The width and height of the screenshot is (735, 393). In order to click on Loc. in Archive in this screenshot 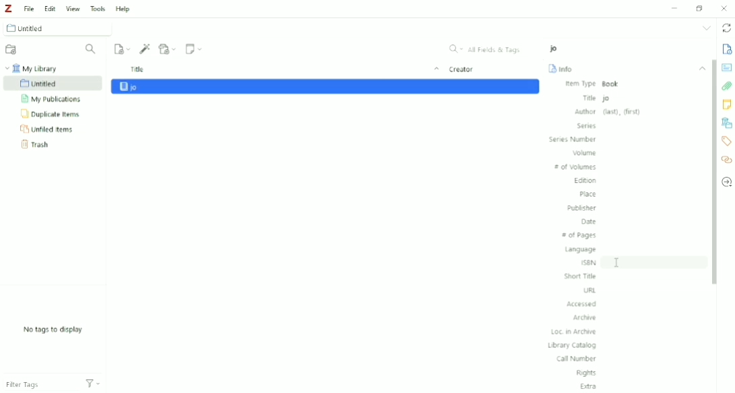, I will do `click(574, 332)`.